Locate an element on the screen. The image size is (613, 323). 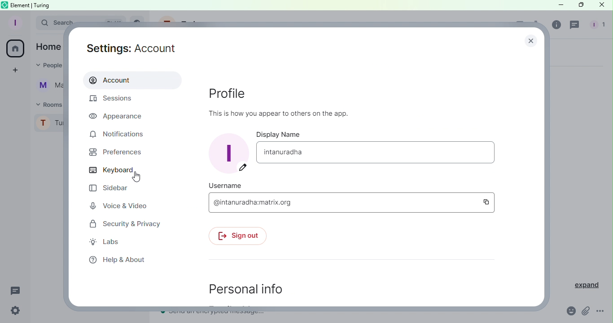
Sidebar is located at coordinates (107, 188).